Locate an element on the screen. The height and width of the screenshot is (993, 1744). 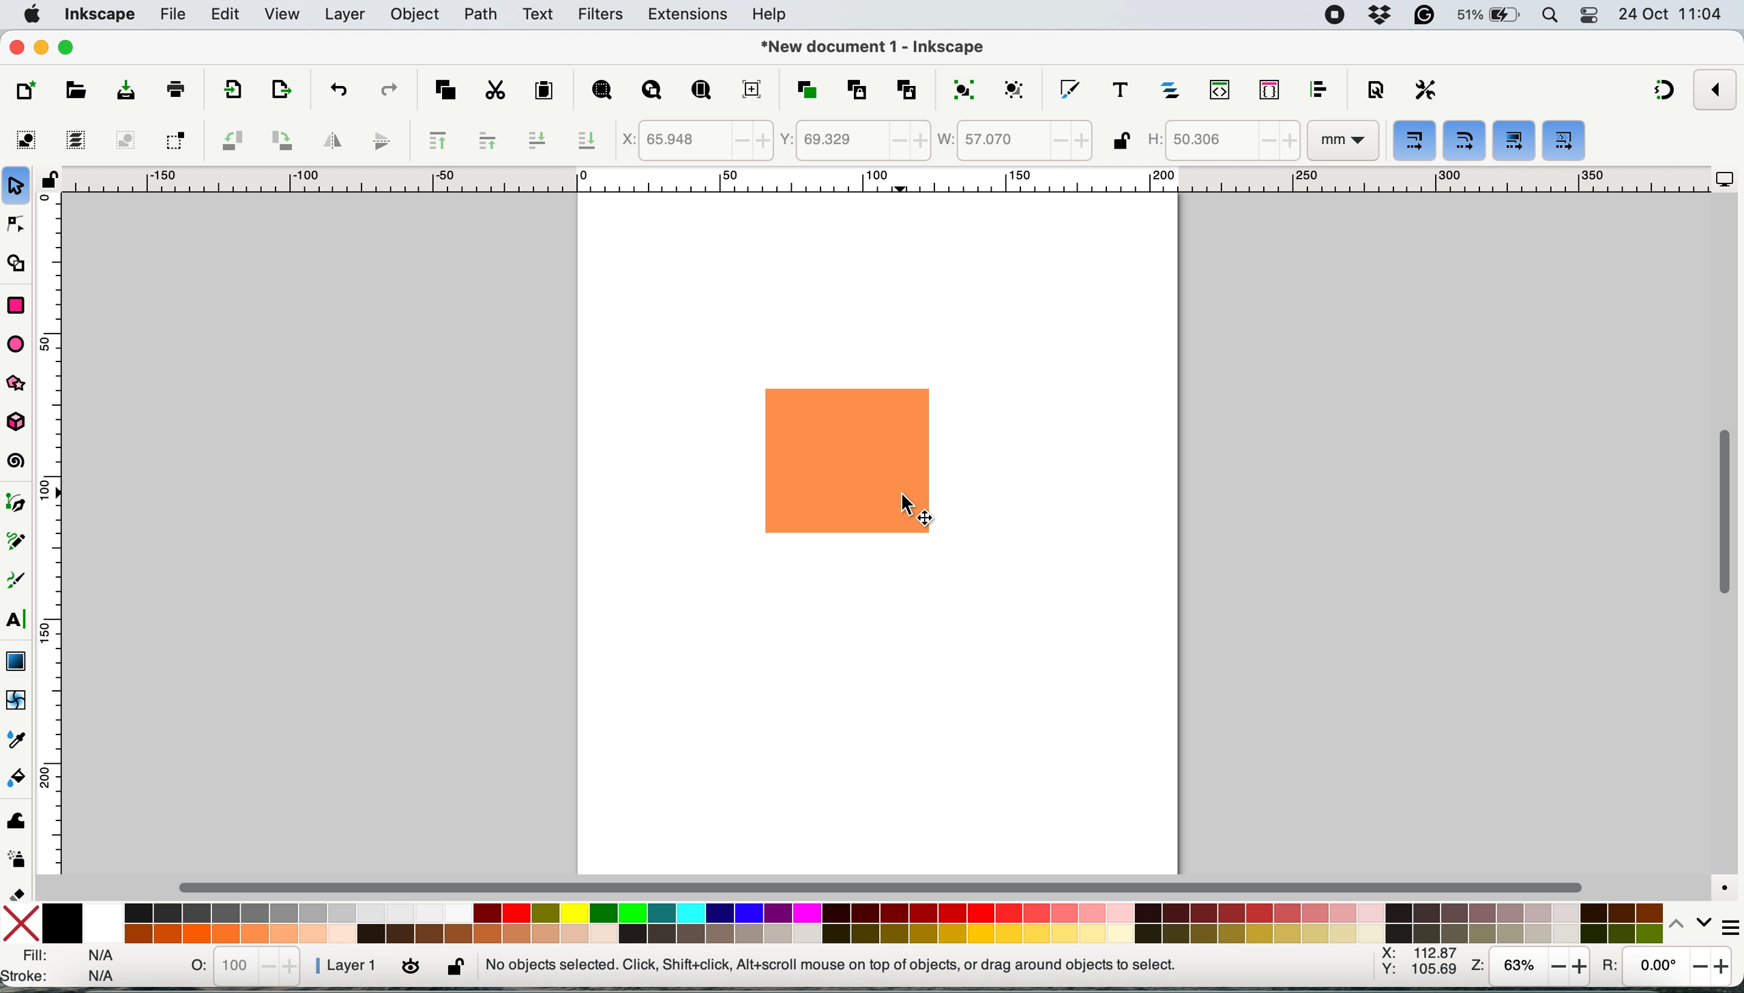
zoom drawing is located at coordinates (652, 92).